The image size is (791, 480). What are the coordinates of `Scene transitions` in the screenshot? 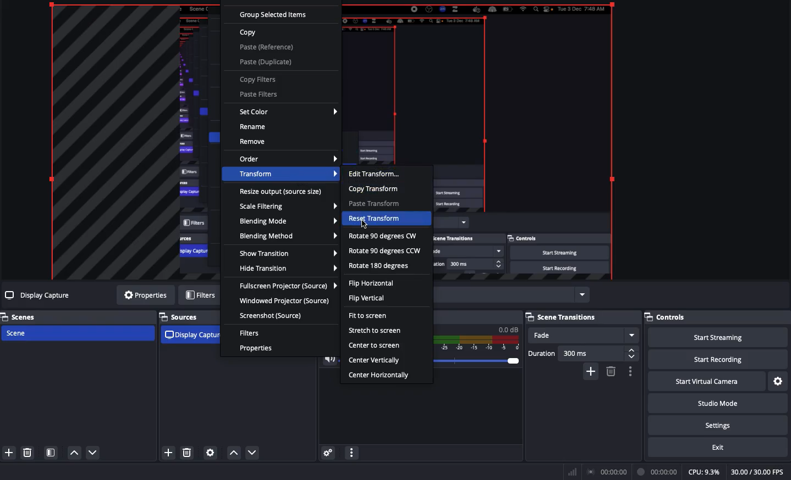 It's located at (582, 317).